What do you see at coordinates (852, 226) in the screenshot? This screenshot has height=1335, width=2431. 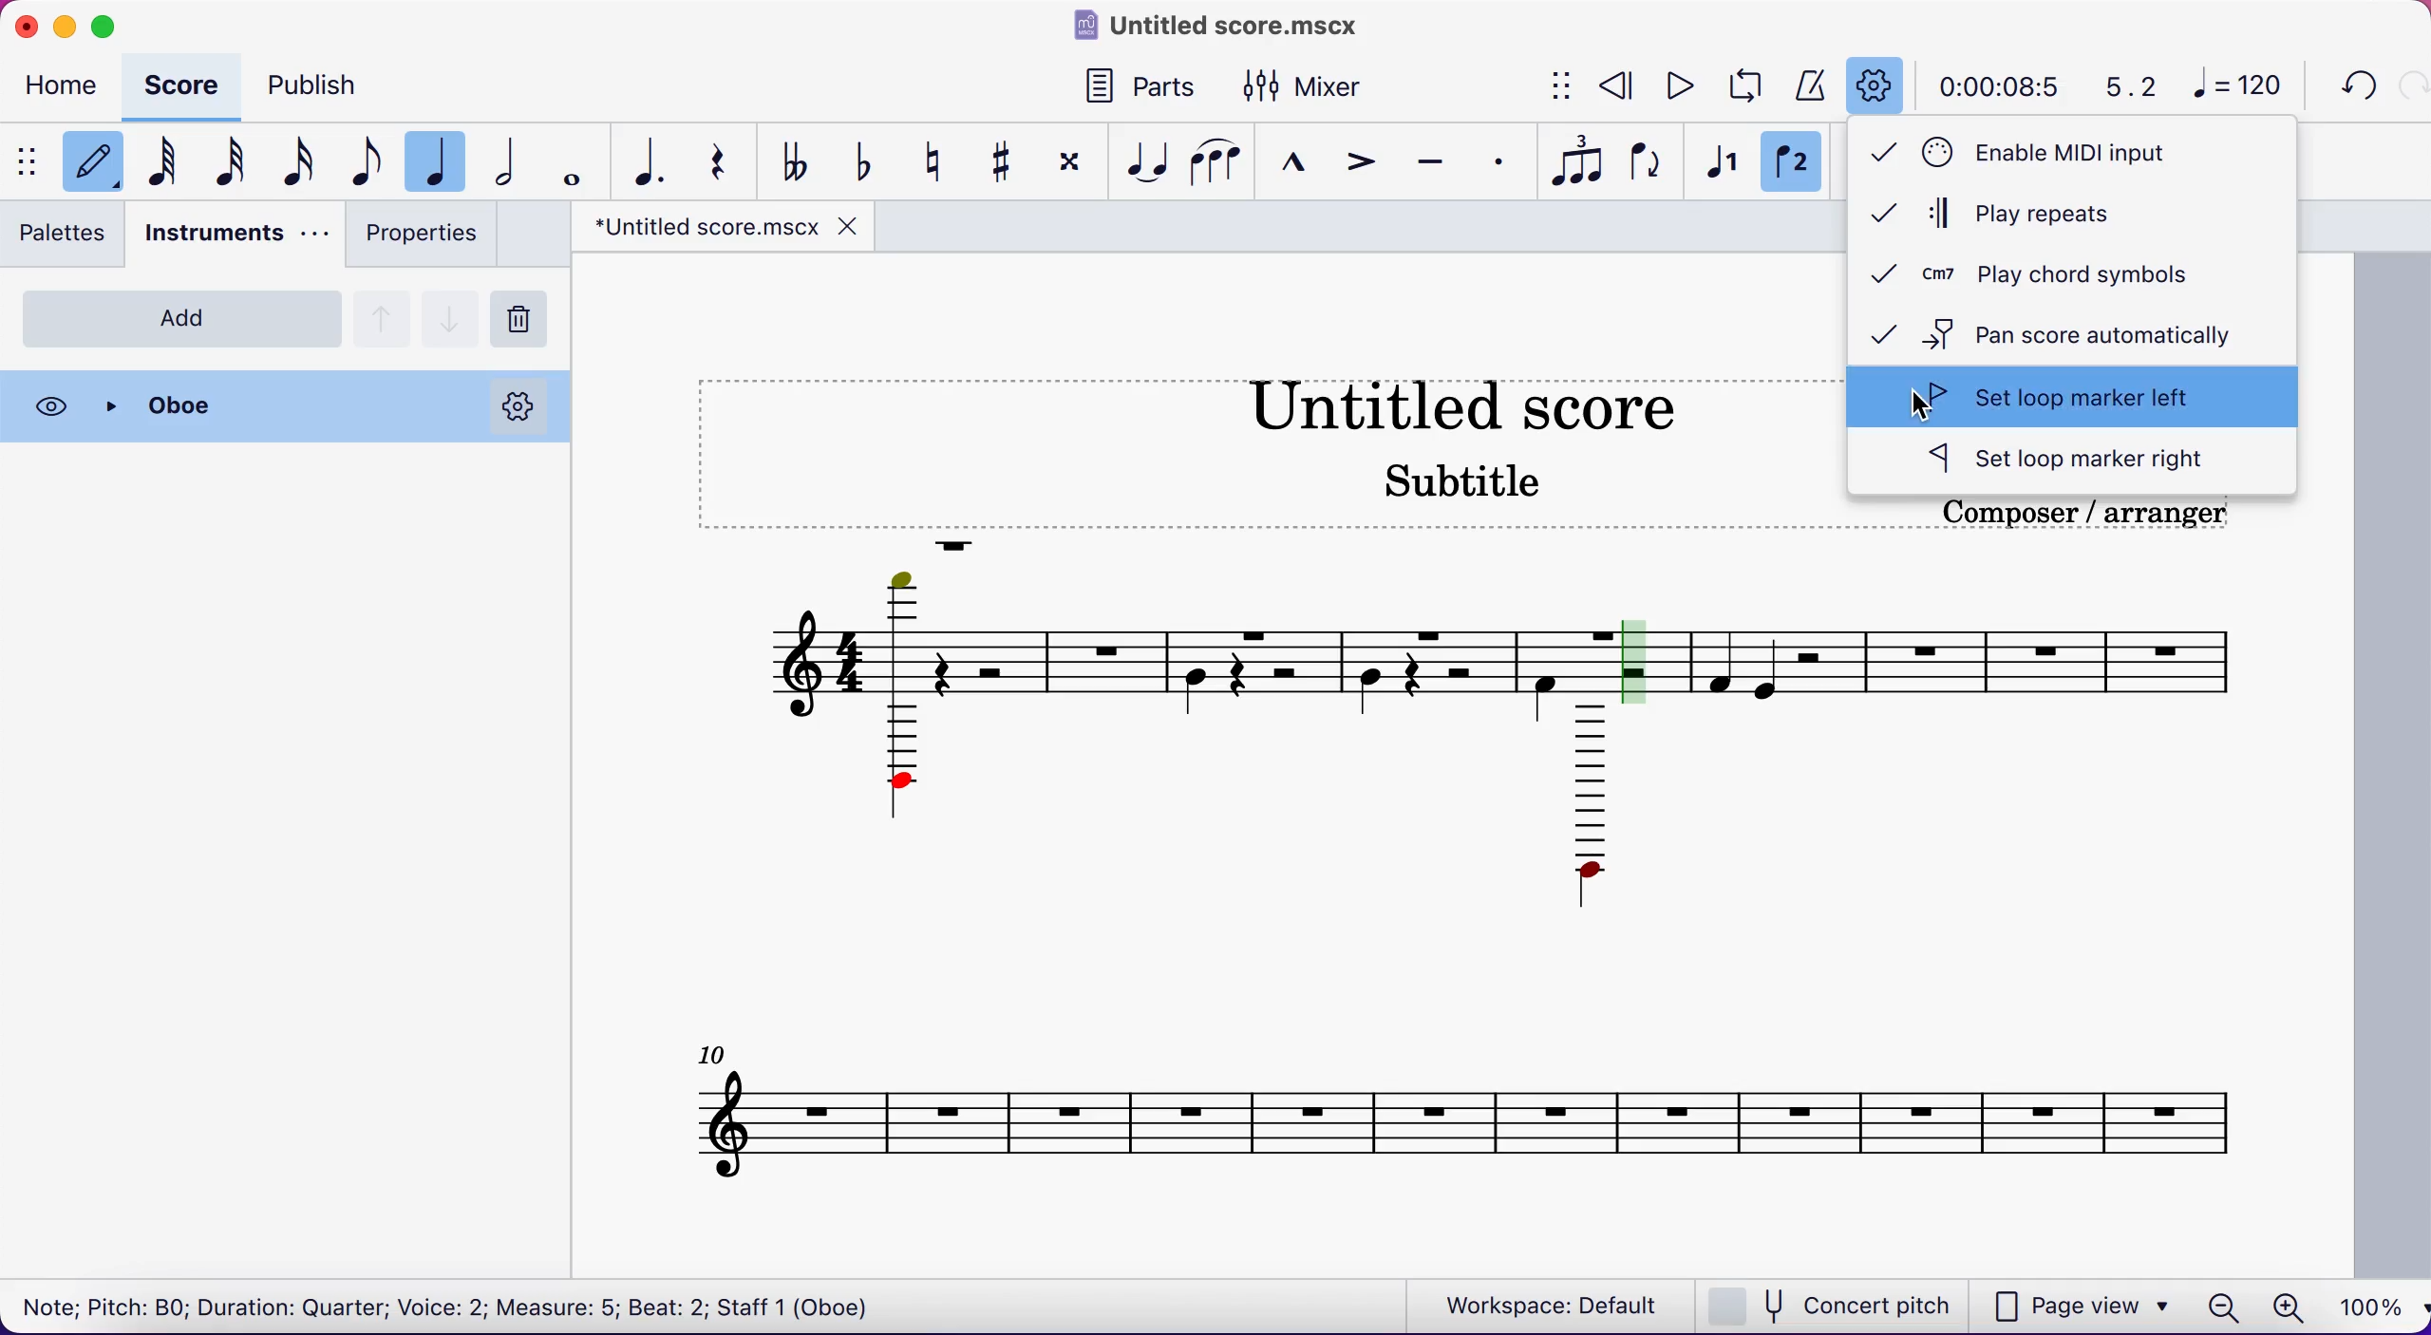 I see `close` at bounding box center [852, 226].